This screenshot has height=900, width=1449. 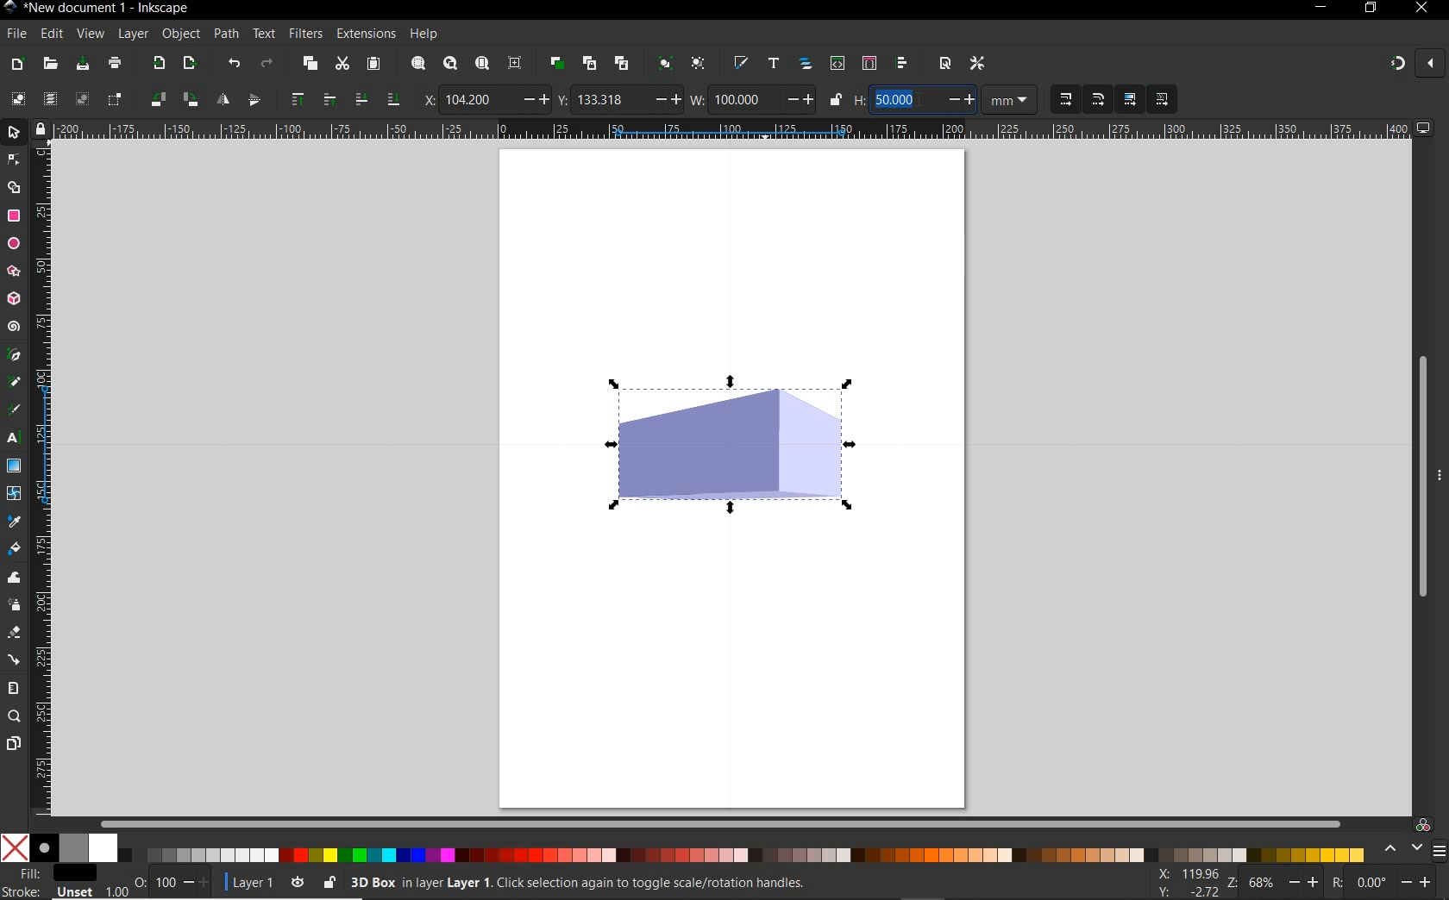 What do you see at coordinates (944, 65) in the screenshot?
I see `open document properties` at bounding box center [944, 65].